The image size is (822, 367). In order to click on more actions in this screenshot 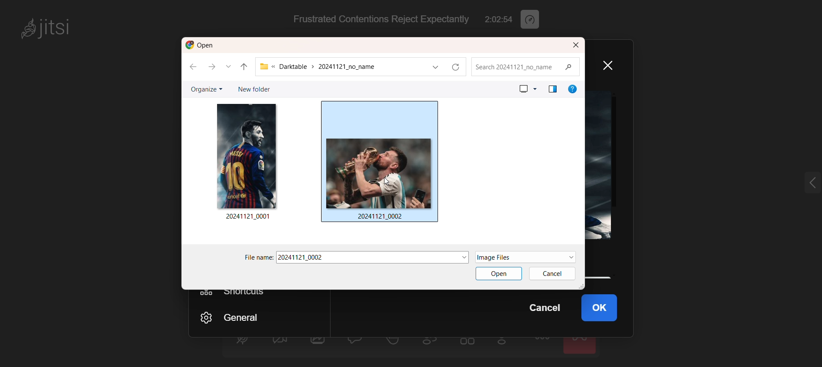, I will do `click(543, 345)`.